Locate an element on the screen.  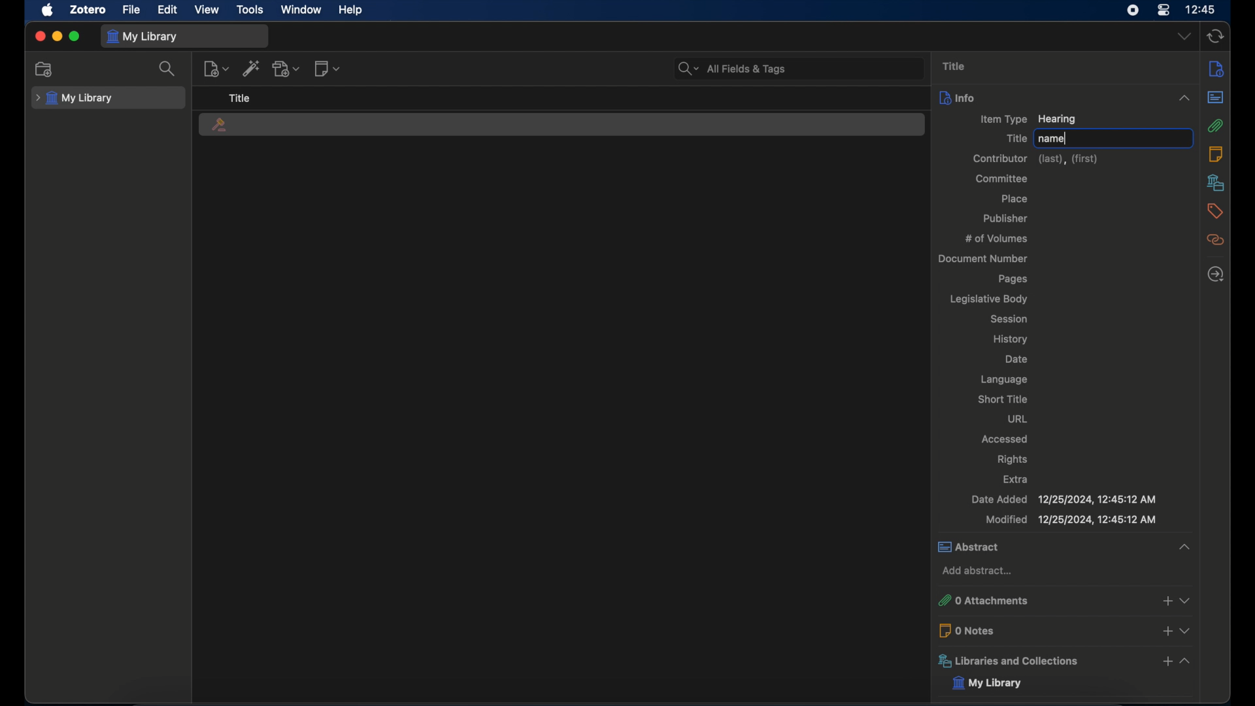
locate is located at coordinates (1216, 274).